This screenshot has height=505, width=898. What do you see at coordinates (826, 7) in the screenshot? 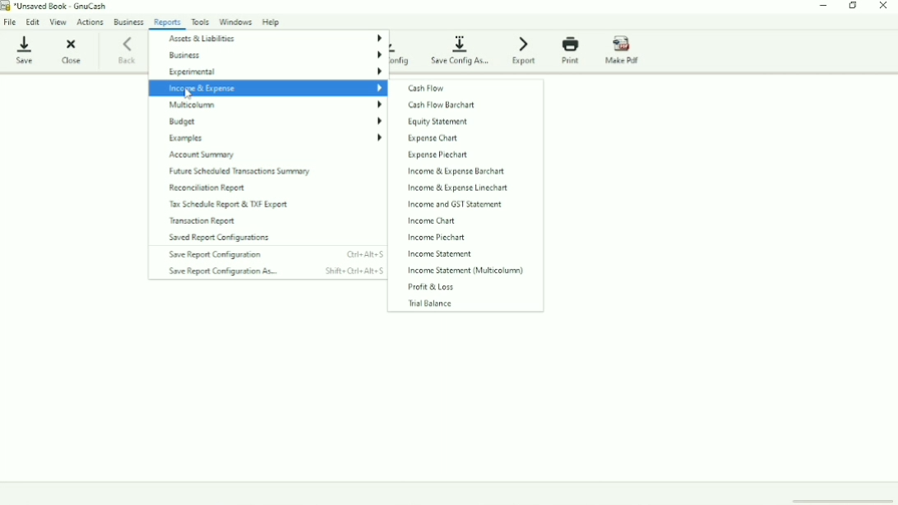
I see `Minimize` at bounding box center [826, 7].